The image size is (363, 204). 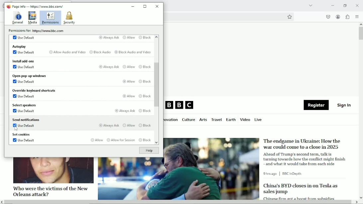 What do you see at coordinates (284, 174) in the screenshot?
I see `9 hrs ago | BBC in Depth` at bounding box center [284, 174].